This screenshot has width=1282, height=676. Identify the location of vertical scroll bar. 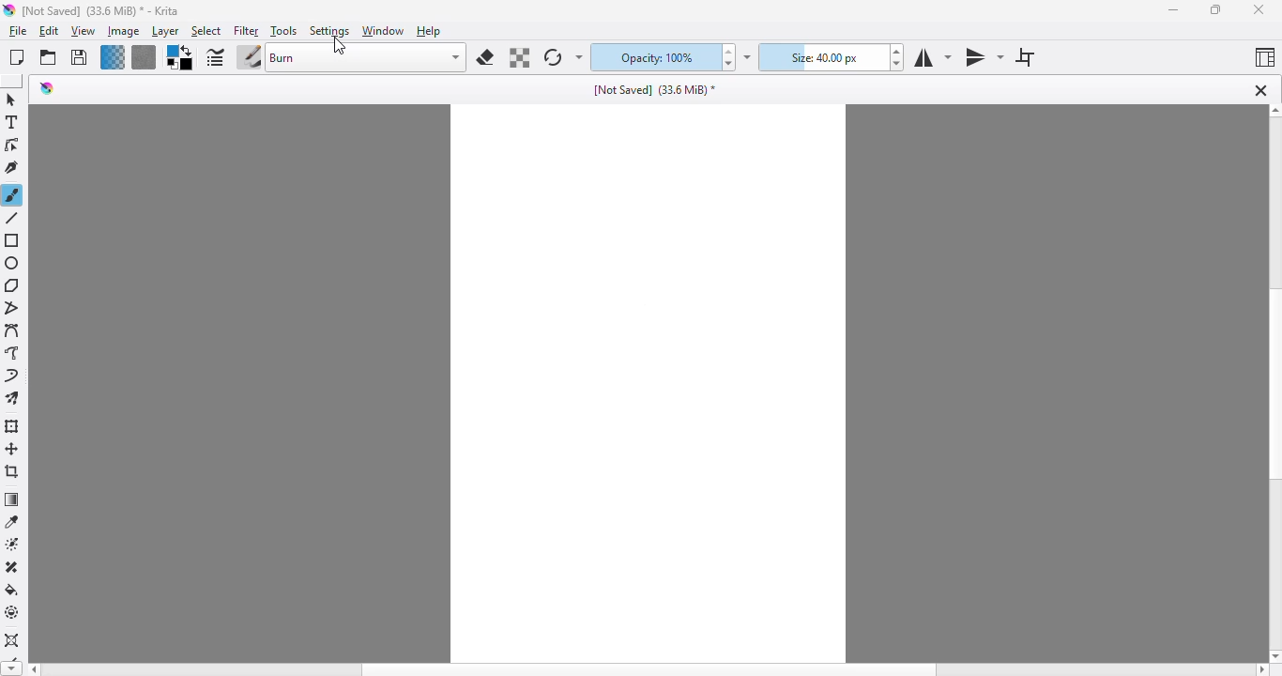
(1274, 385).